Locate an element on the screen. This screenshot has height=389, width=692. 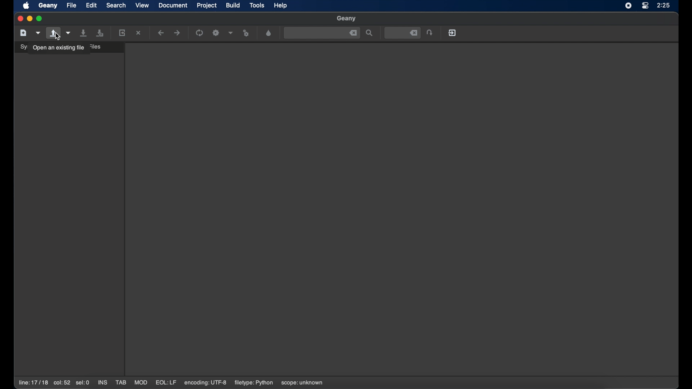
time is located at coordinates (664, 5).